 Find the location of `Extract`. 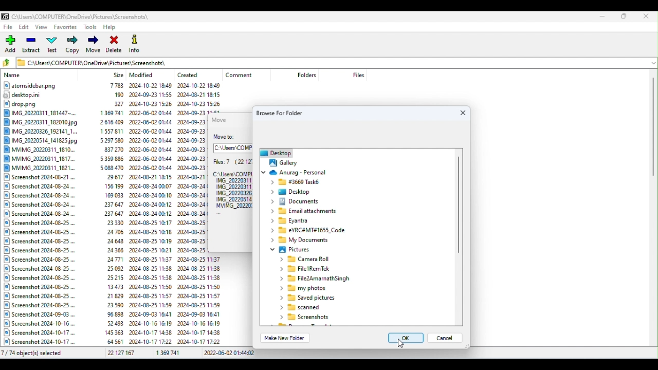

Extract is located at coordinates (32, 46).